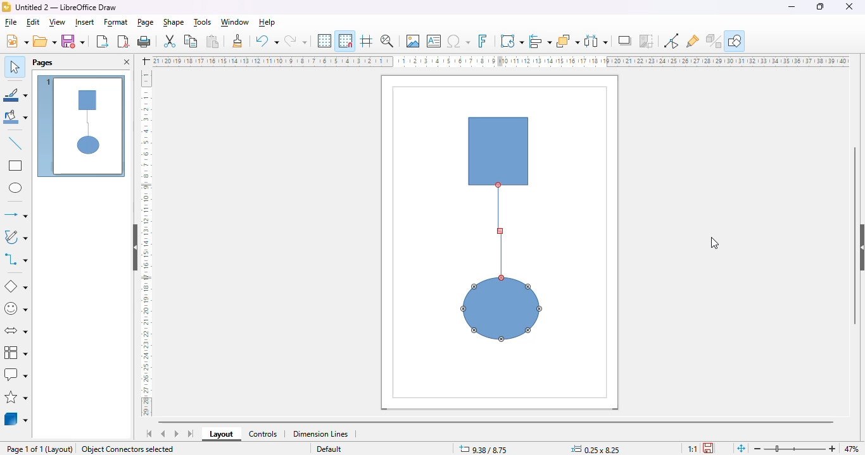  What do you see at coordinates (17, 40) in the screenshot?
I see `new` at bounding box center [17, 40].